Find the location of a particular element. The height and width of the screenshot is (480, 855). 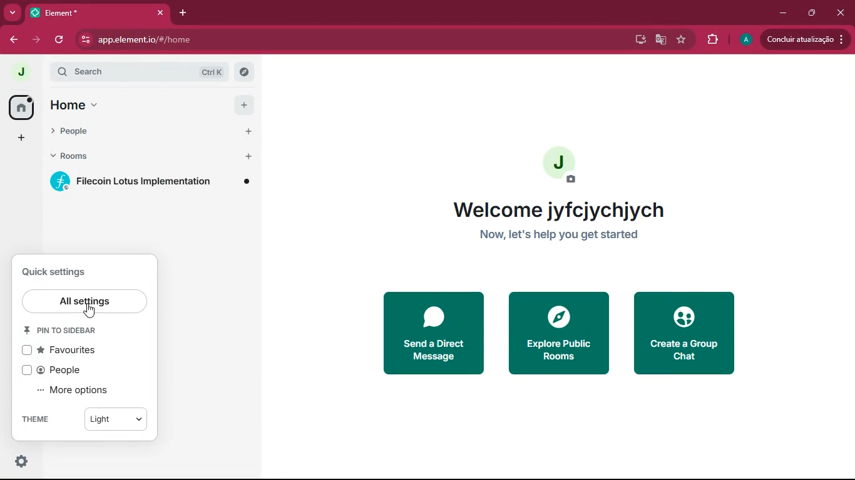

Now, let's help you get started is located at coordinates (568, 235).